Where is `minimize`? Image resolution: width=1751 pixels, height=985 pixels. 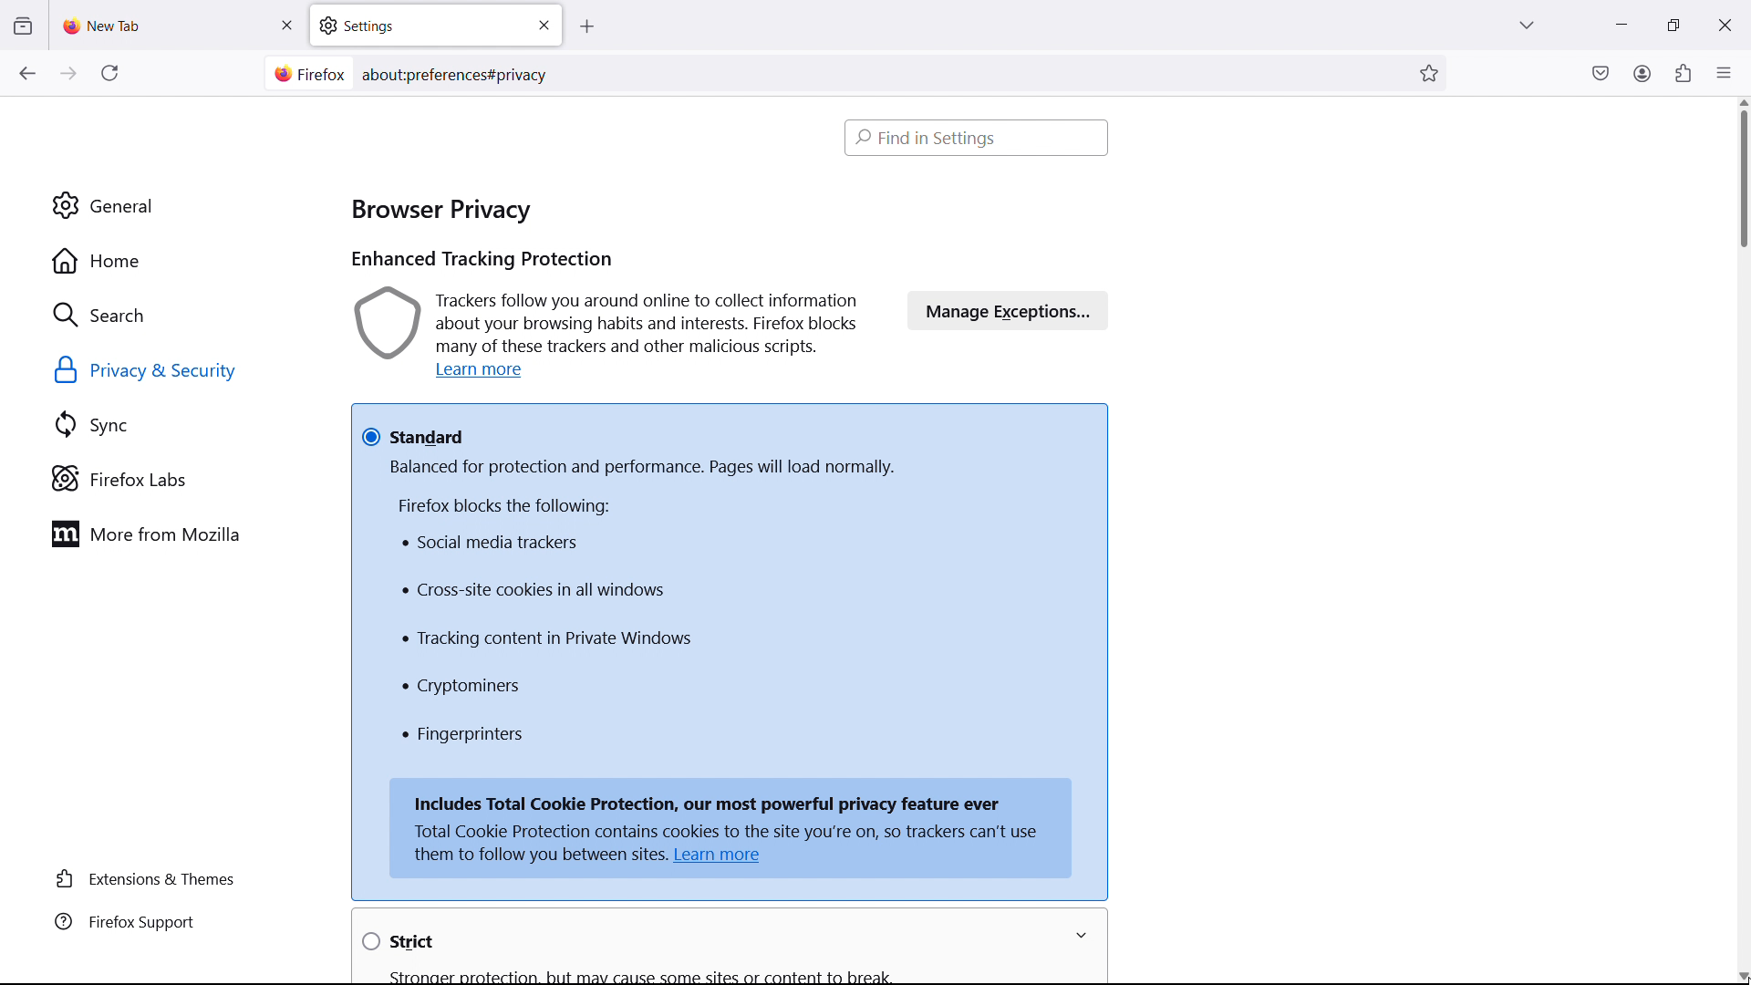 minimize is located at coordinates (1620, 23).